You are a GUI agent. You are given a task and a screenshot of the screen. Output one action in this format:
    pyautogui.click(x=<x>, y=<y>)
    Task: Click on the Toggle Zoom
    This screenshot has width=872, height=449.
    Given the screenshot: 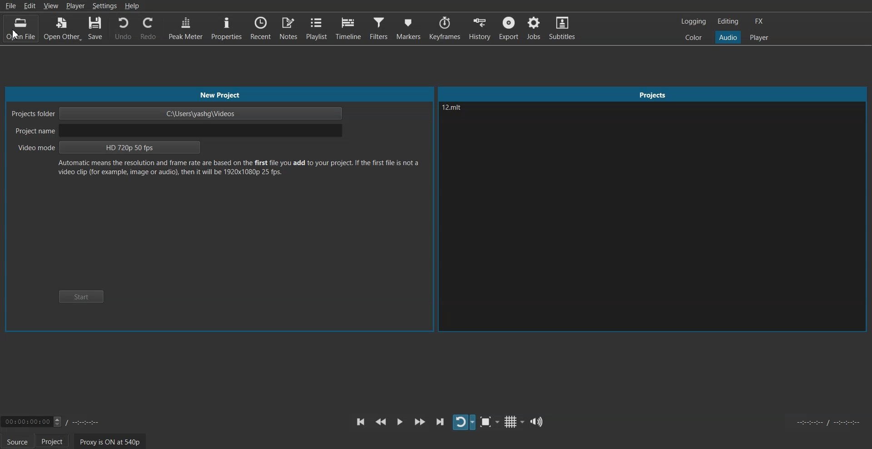 What is the action you would take?
    pyautogui.click(x=490, y=422)
    